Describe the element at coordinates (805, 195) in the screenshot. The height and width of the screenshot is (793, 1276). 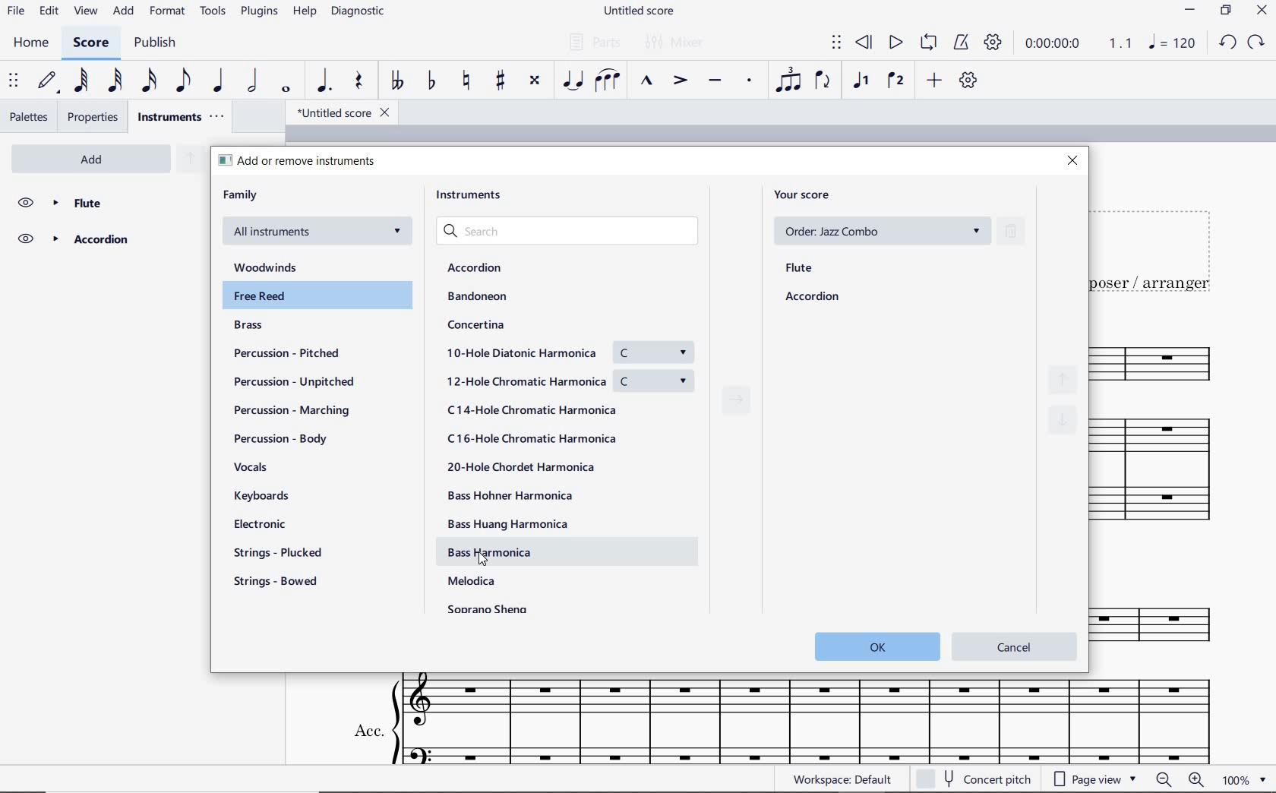
I see `your score` at that location.